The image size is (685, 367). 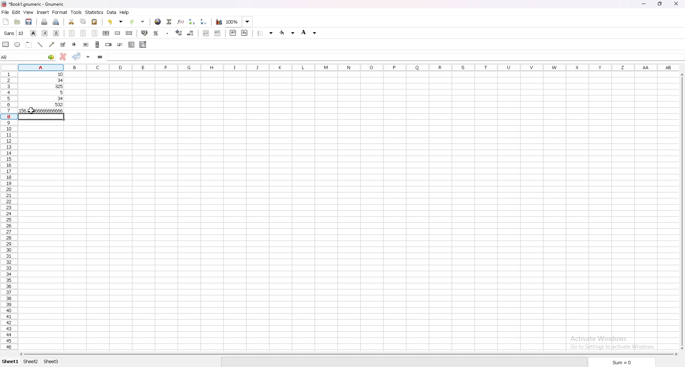 What do you see at coordinates (192, 21) in the screenshot?
I see `sort ascending` at bounding box center [192, 21].